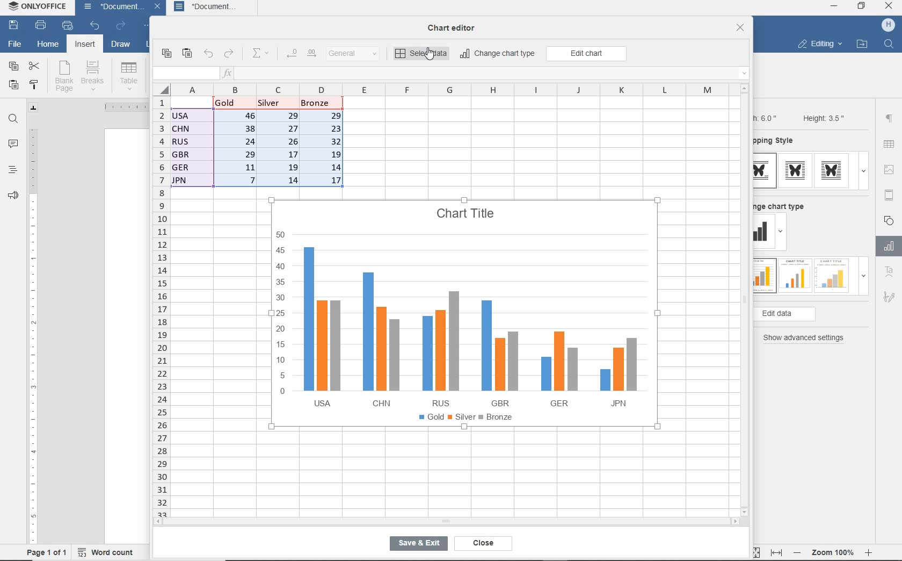  Describe the element at coordinates (869, 551) in the screenshot. I see `zoom in` at that location.